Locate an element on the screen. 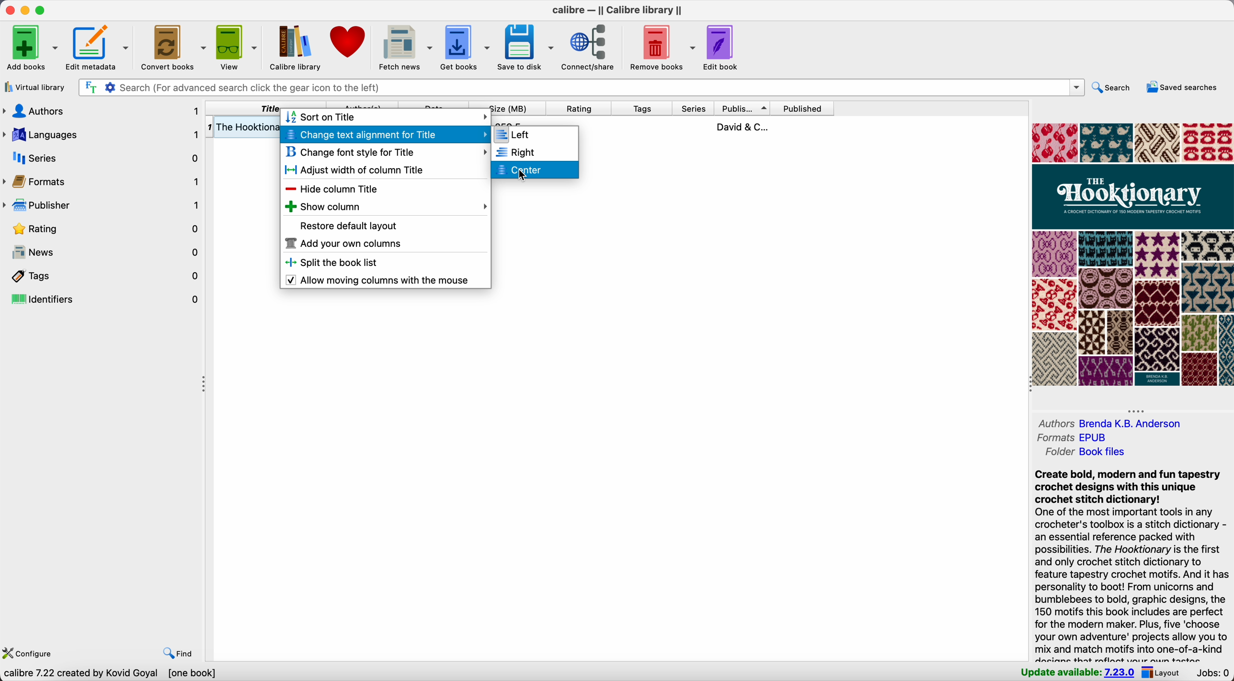 Image resolution: width=1234 pixels, height=681 pixels. published is located at coordinates (802, 108).